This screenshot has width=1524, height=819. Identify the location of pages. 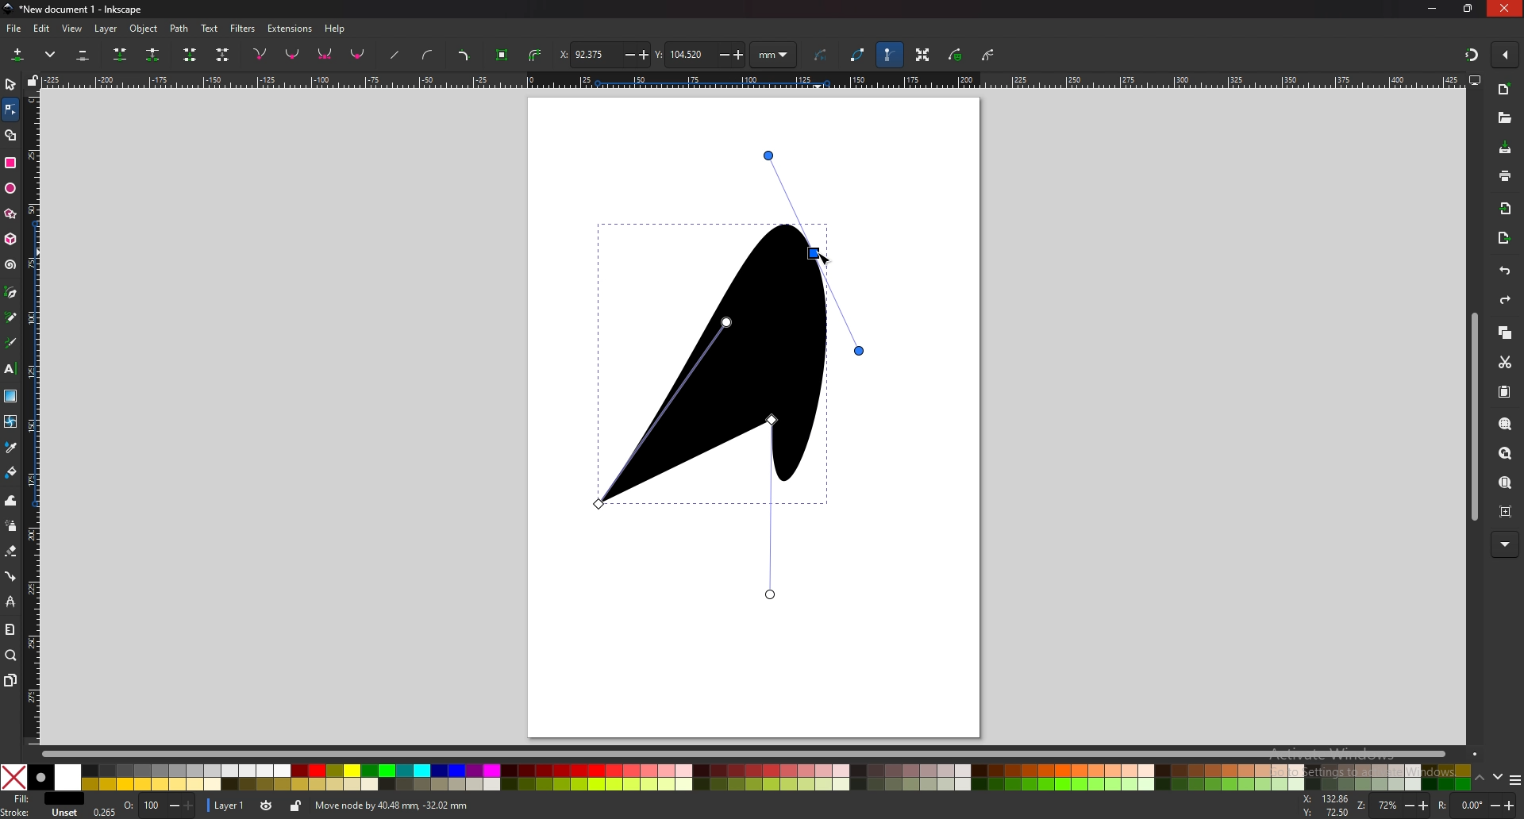
(10, 681).